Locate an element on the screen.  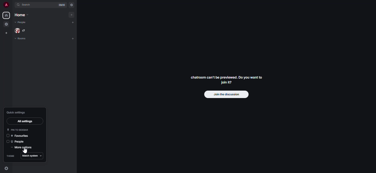
grouped room in space is located at coordinates (6, 24).